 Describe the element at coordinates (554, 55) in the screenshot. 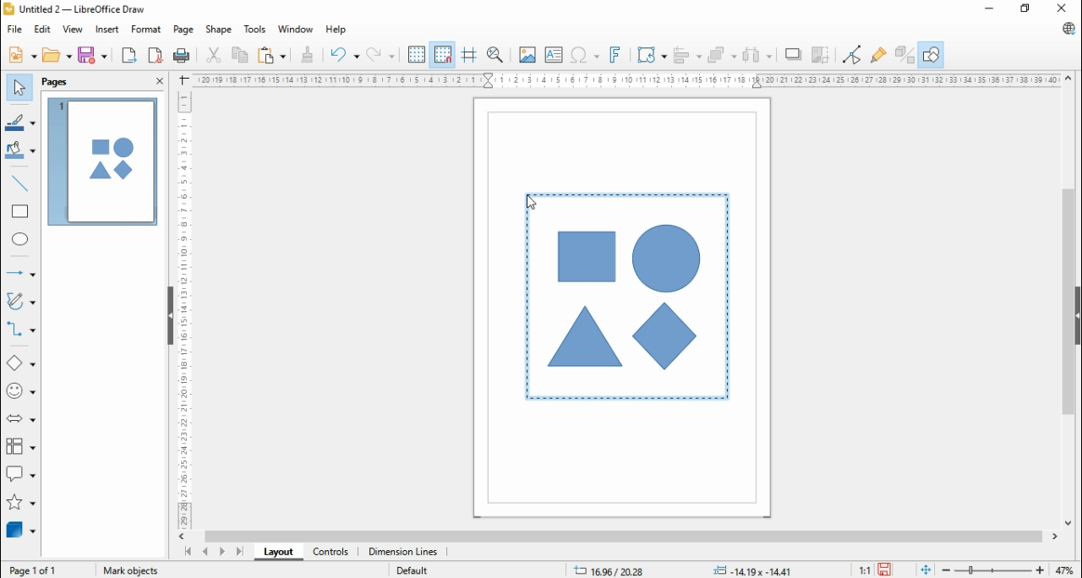

I see `insert textbox` at that location.